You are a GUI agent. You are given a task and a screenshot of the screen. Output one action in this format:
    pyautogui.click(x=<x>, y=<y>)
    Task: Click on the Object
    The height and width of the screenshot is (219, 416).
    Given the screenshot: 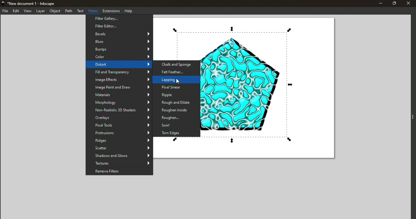 What is the action you would take?
    pyautogui.click(x=54, y=11)
    